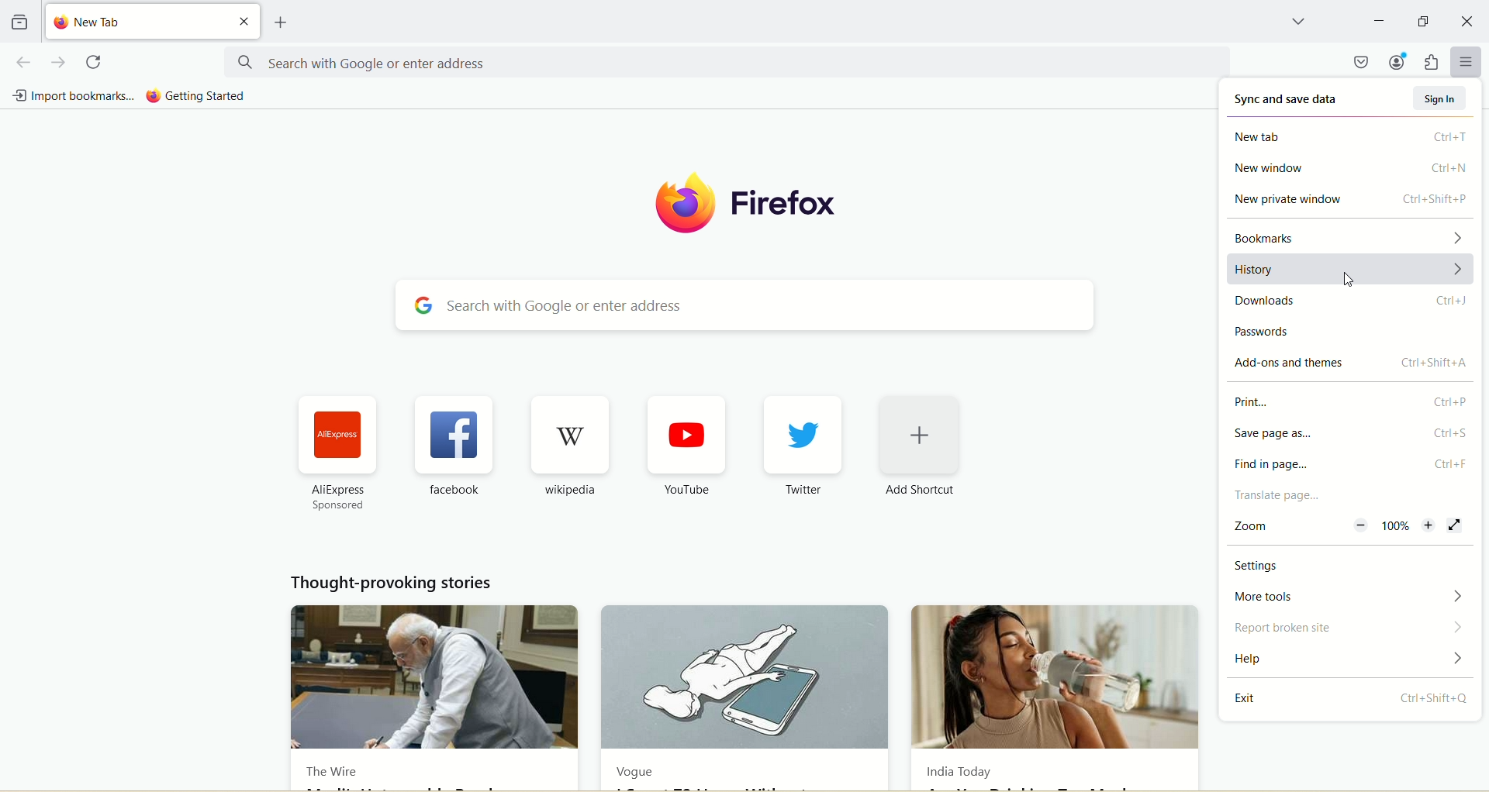 The height and width of the screenshot is (792, 1489). Describe the element at coordinates (96, 62) in the screenshot. I see `reload current page` at that location.